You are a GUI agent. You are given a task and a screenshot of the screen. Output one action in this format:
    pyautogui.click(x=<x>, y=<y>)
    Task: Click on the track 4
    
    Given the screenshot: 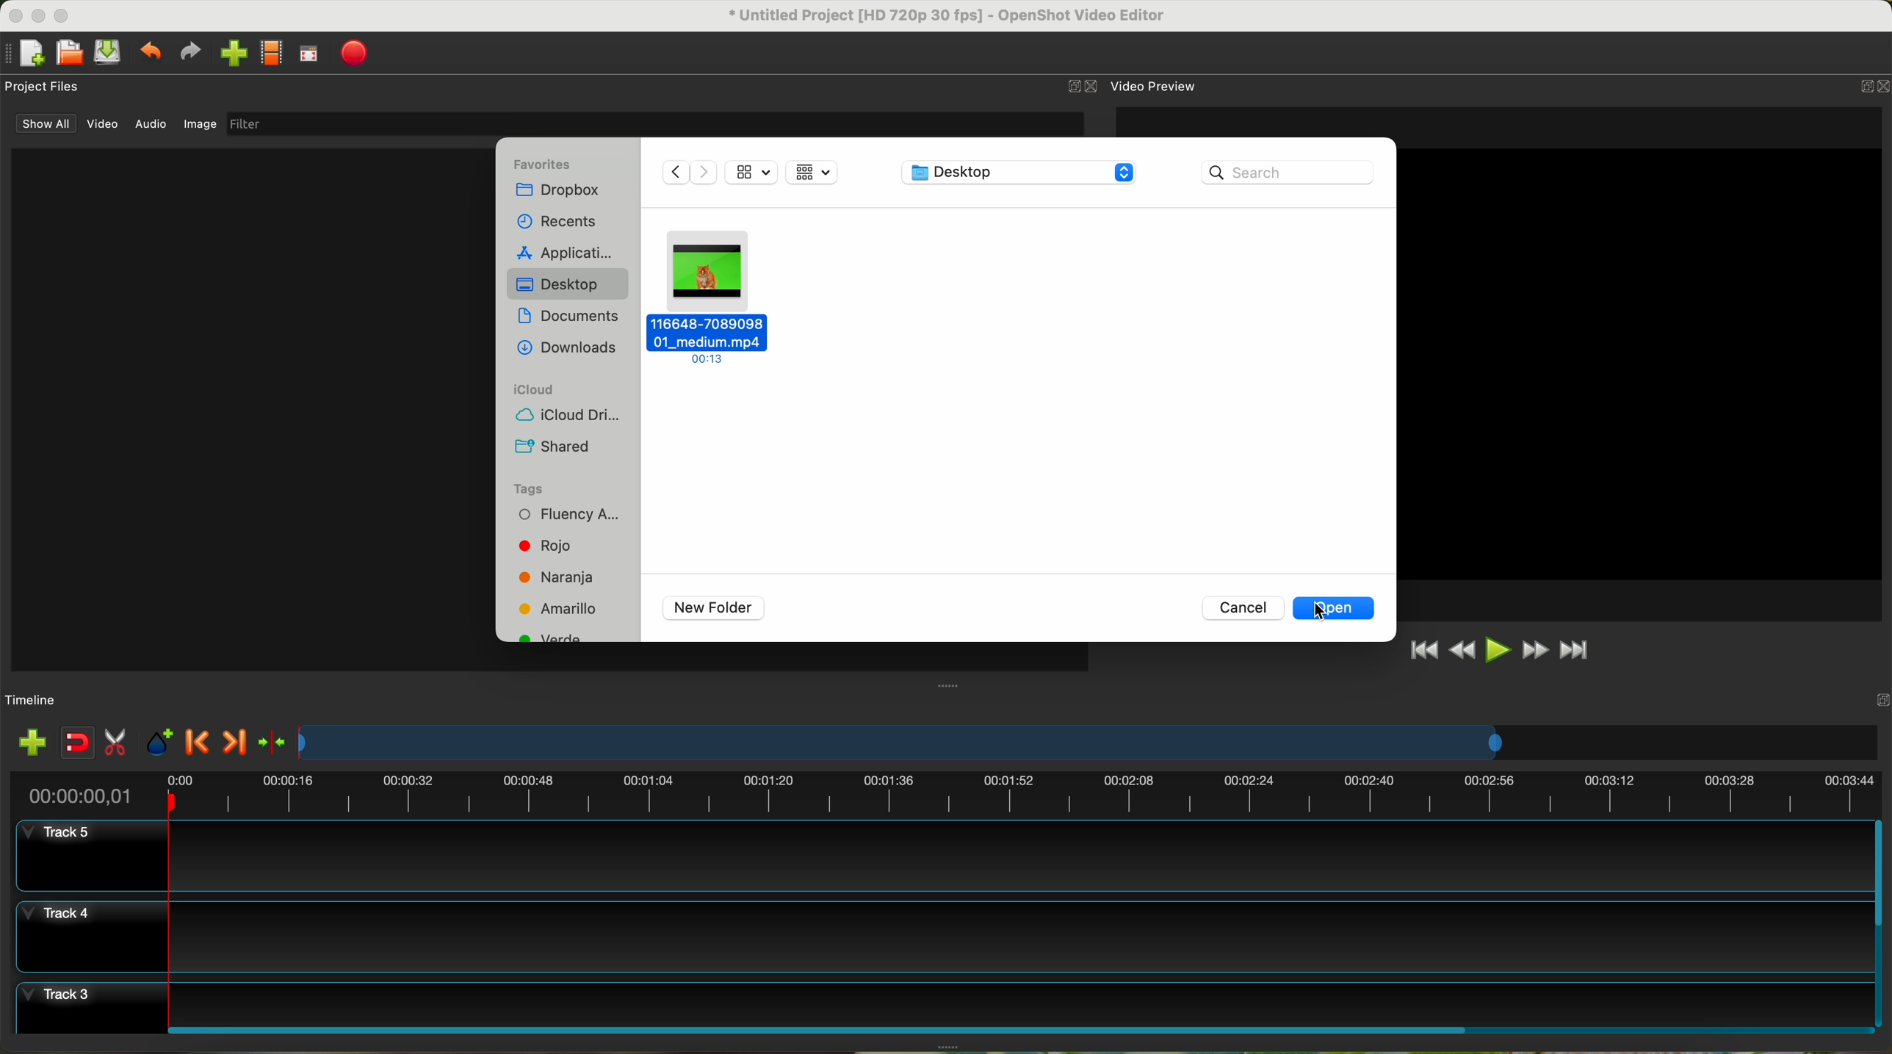 What is the action you would take?
    pyautogui.click(x=941, y=936)
    